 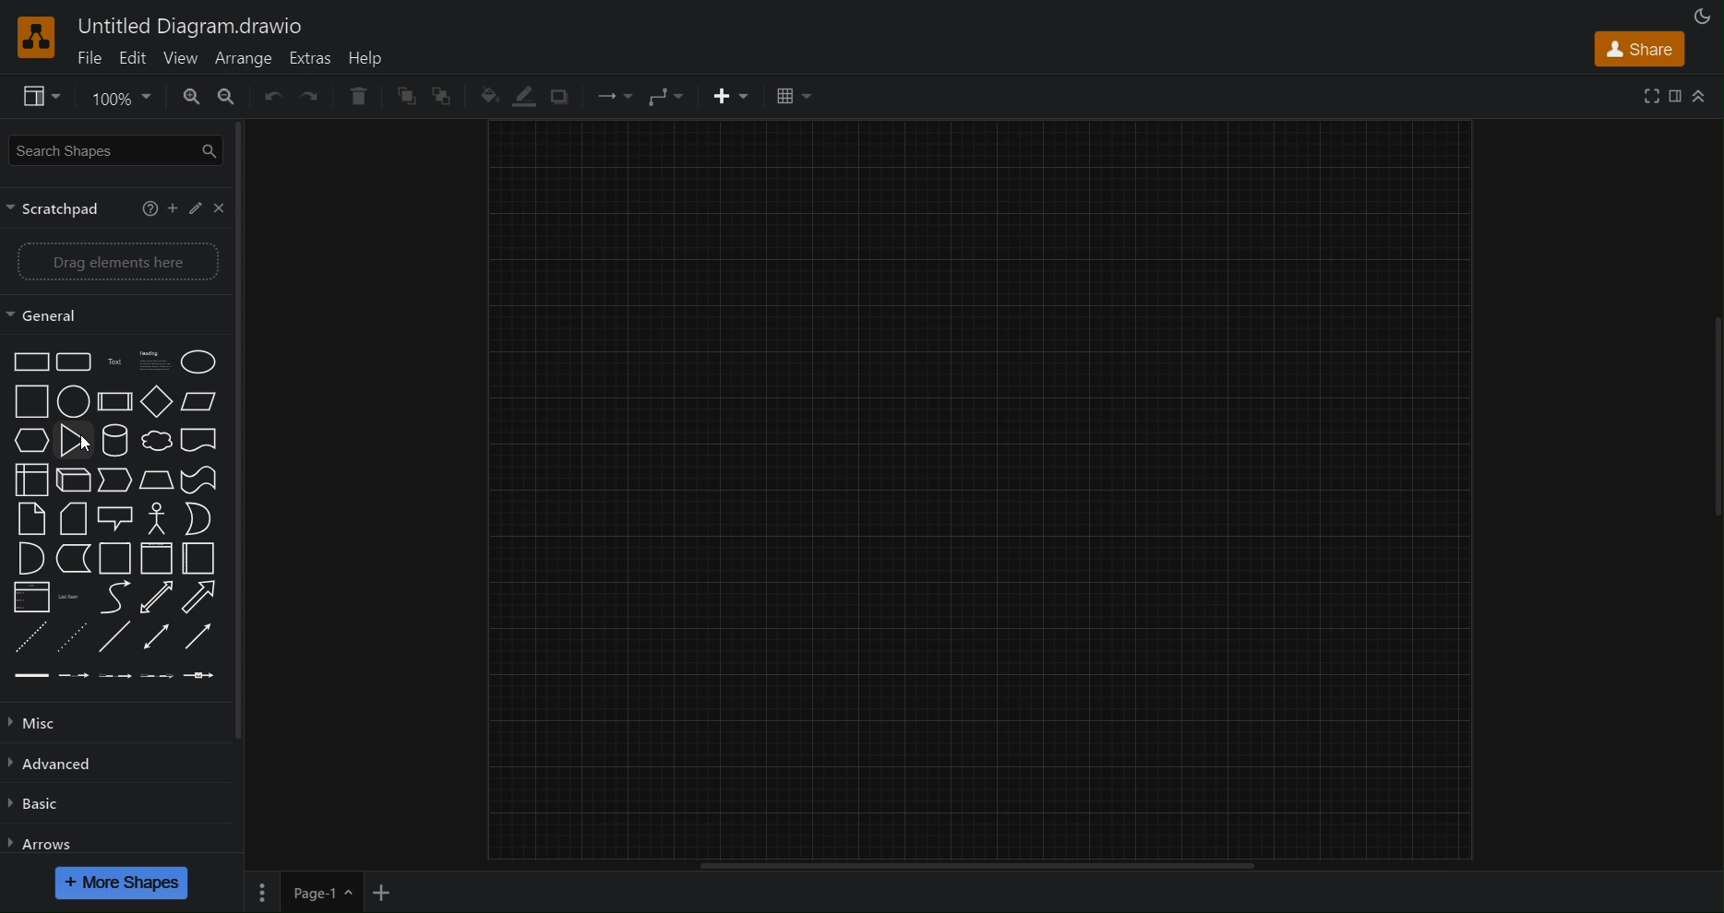 What do you see at coordinates (245, 57) in the screenshot?
I see `Arrange` at bounding box center [245, 57].